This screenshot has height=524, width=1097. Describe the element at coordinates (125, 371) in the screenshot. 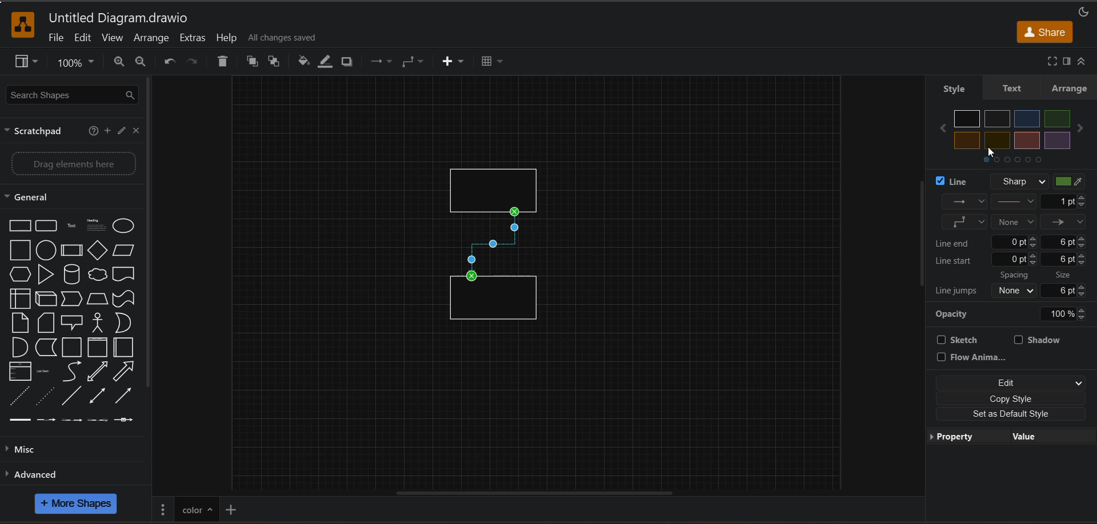

I see `Arrow` at that location.